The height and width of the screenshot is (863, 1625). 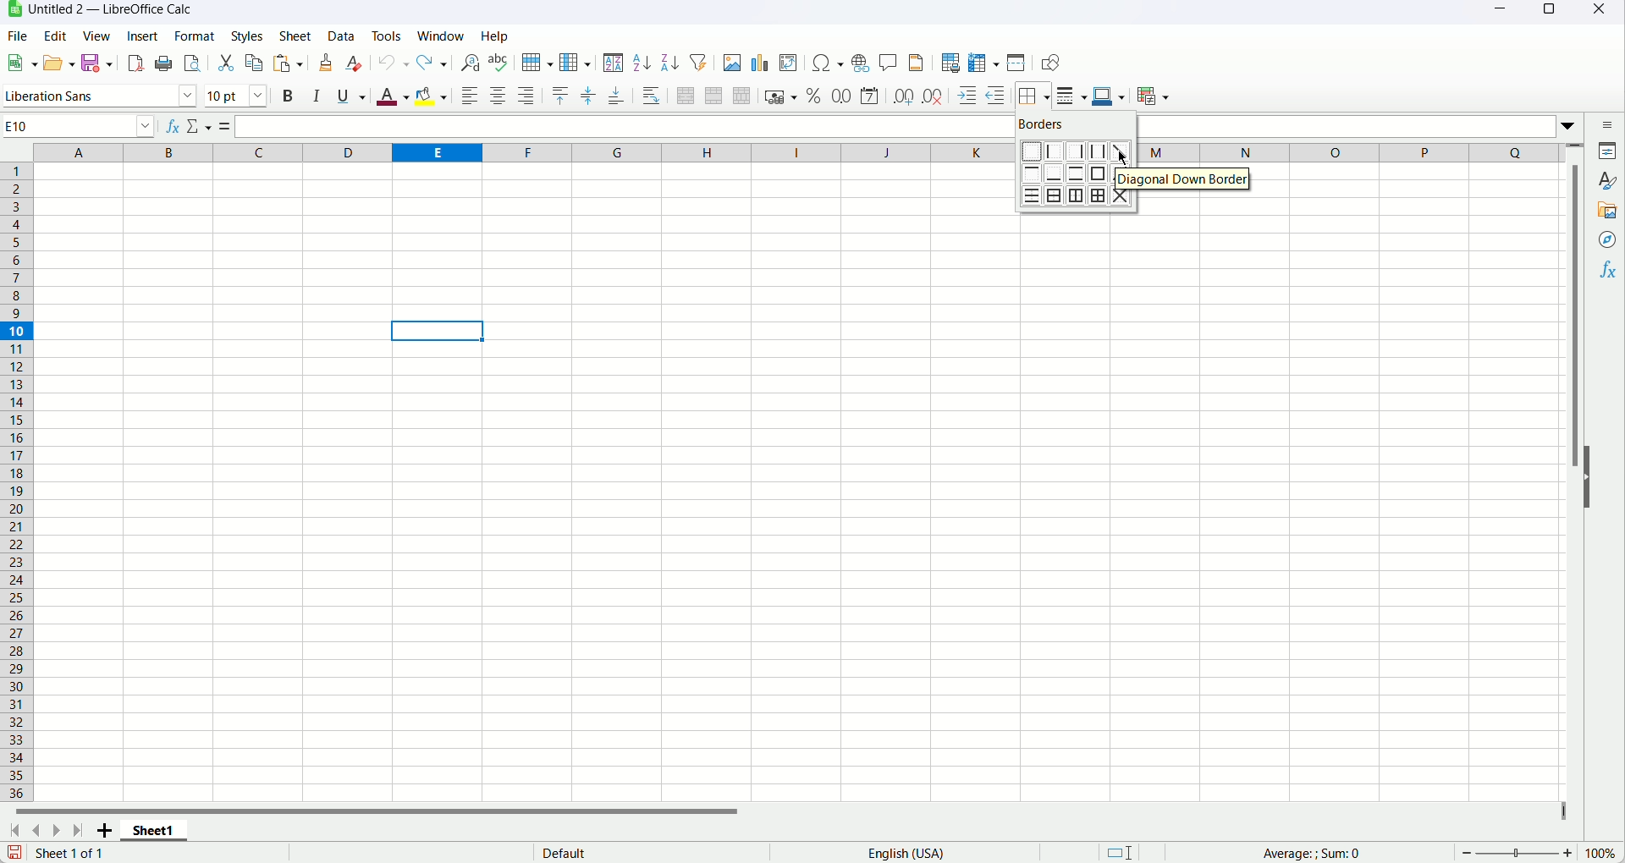 What do you see at coordinates (101, 64) in the screenshot?
I see `Save` at bounding box center [101, 64].